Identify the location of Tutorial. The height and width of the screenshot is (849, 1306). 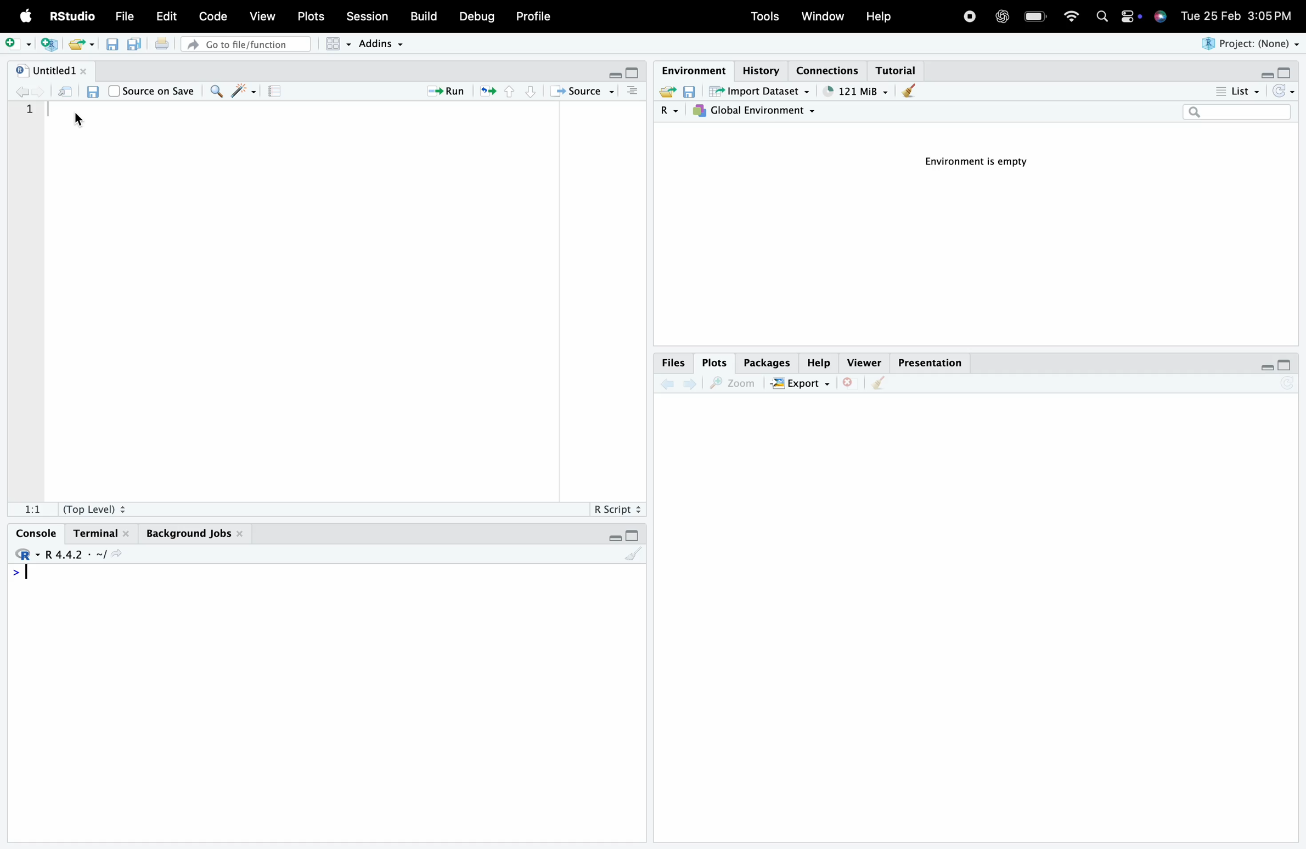
(899, 69).